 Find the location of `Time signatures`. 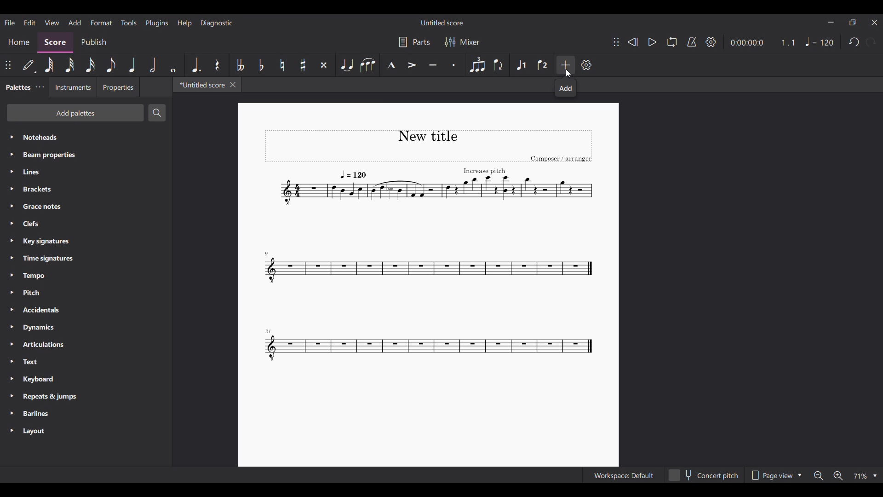

Time signatures is located at coordinates (86, 259).